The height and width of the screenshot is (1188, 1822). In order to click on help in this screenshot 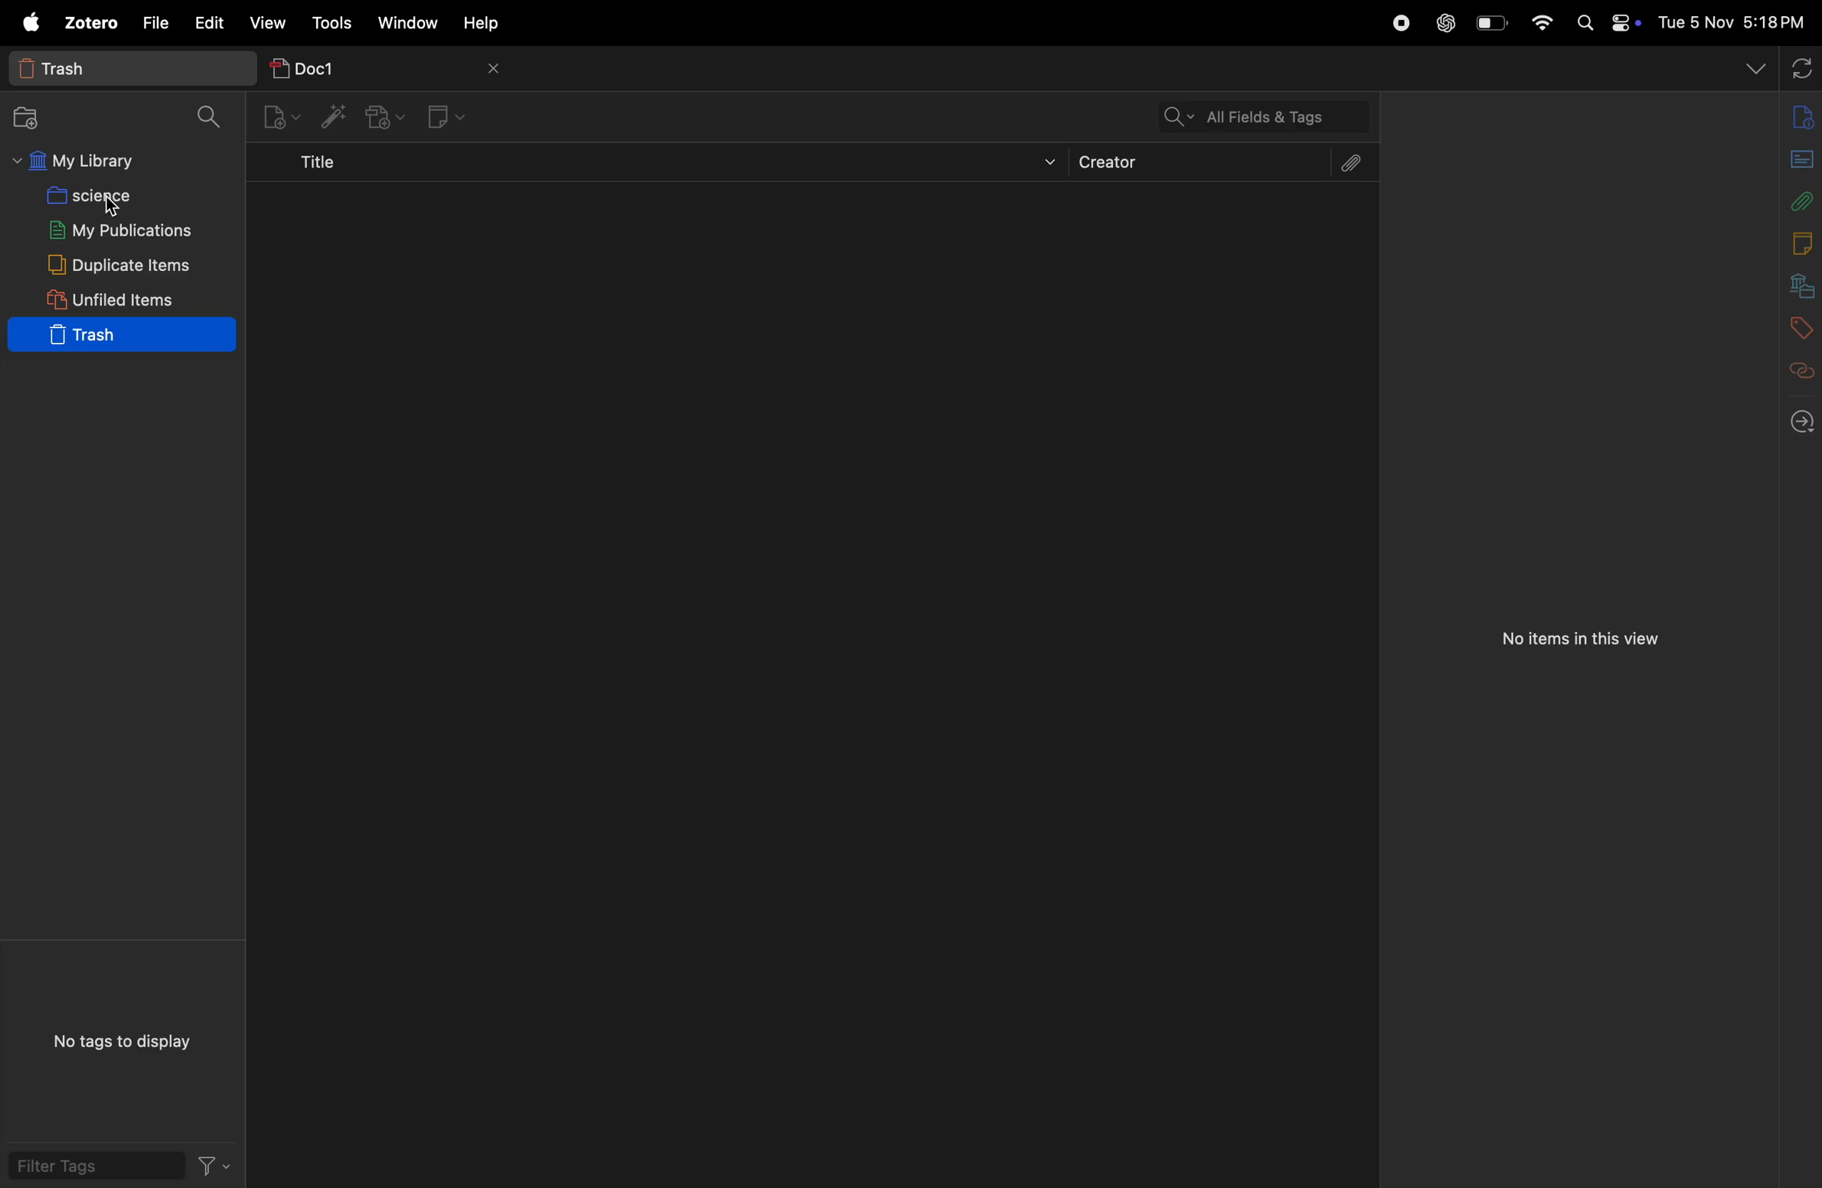, I will do `click(491, 23)`.